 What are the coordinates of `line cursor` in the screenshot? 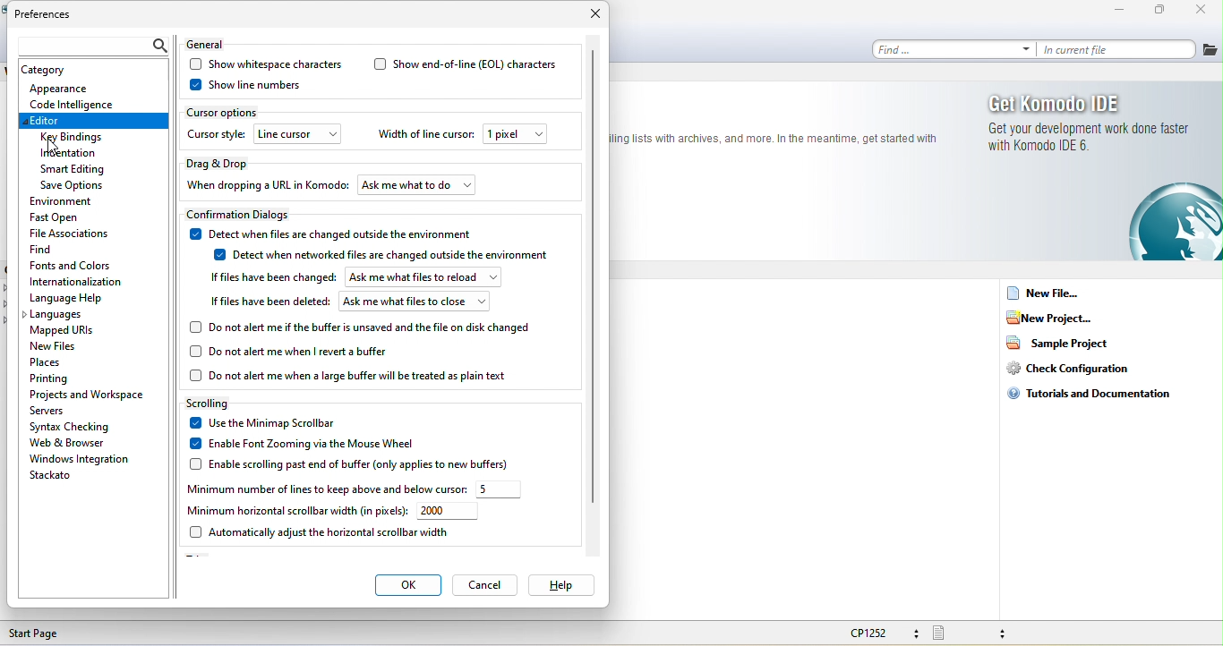 It's located at (298, 135).